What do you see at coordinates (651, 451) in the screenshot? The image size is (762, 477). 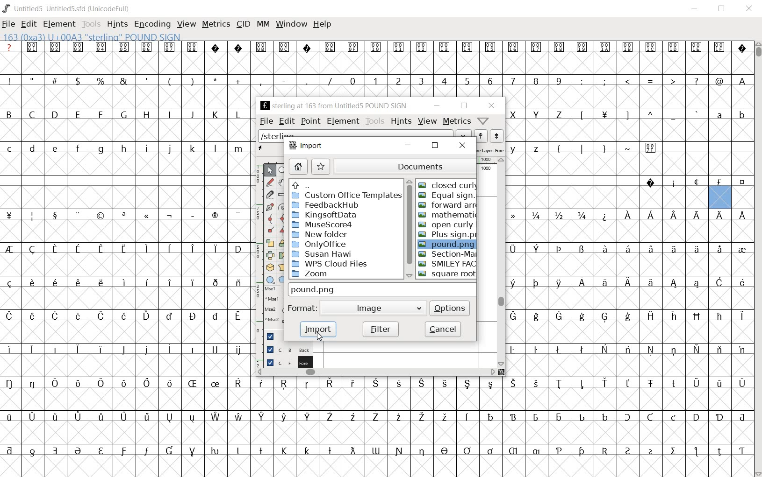 I see `Symbol` at bounding box center [651, 451].